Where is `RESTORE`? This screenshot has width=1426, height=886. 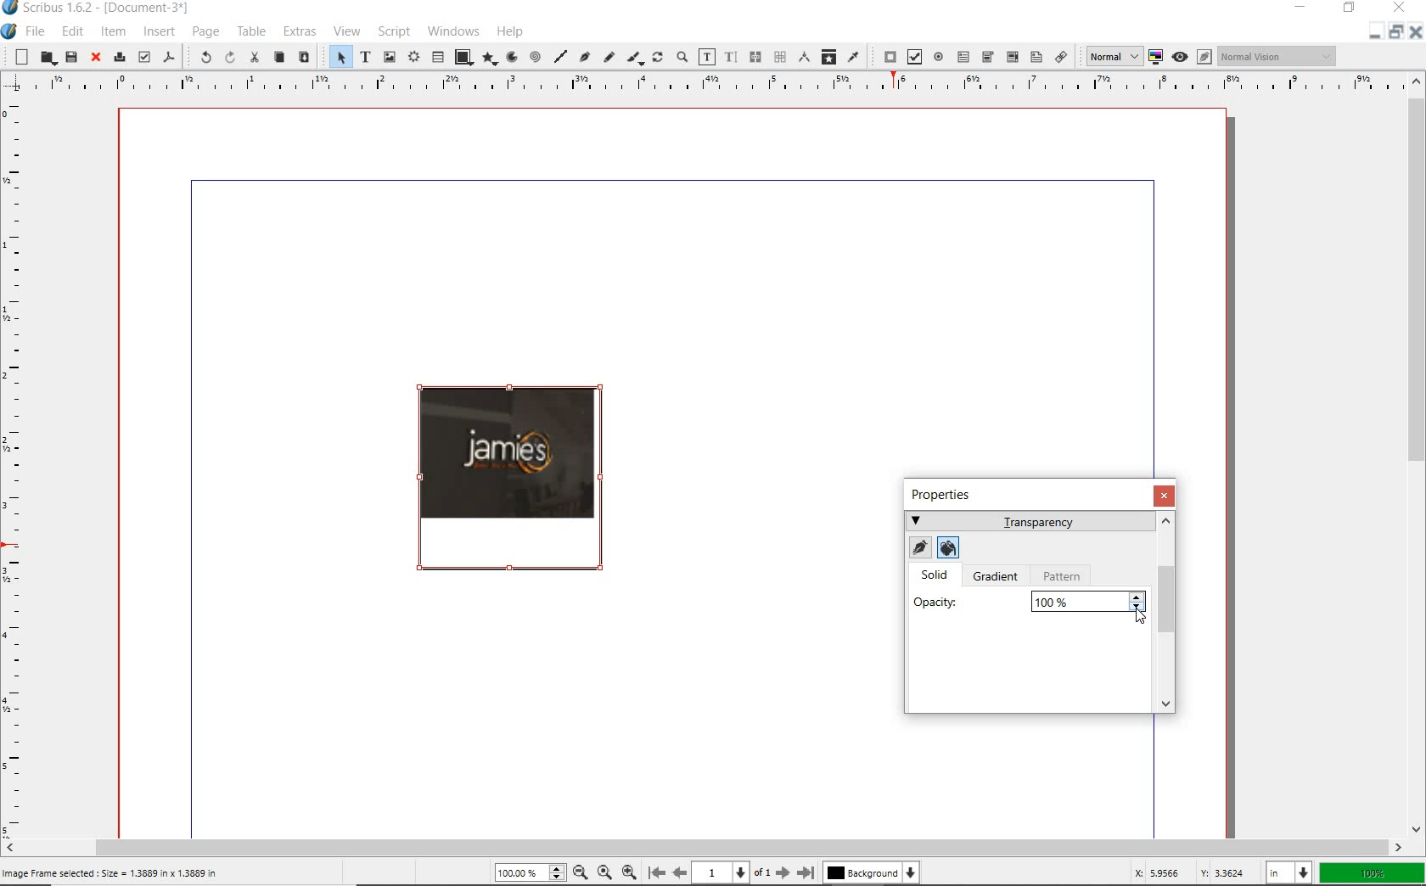
RESTORE is located at coordinates (1350, 8).